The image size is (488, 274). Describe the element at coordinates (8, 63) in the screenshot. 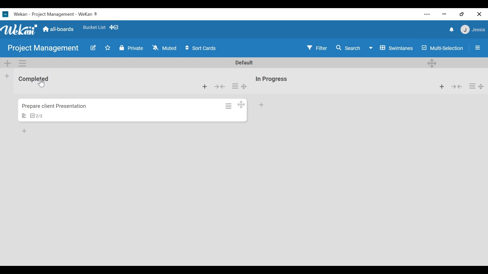

I see `Add Swimlane` at that location.